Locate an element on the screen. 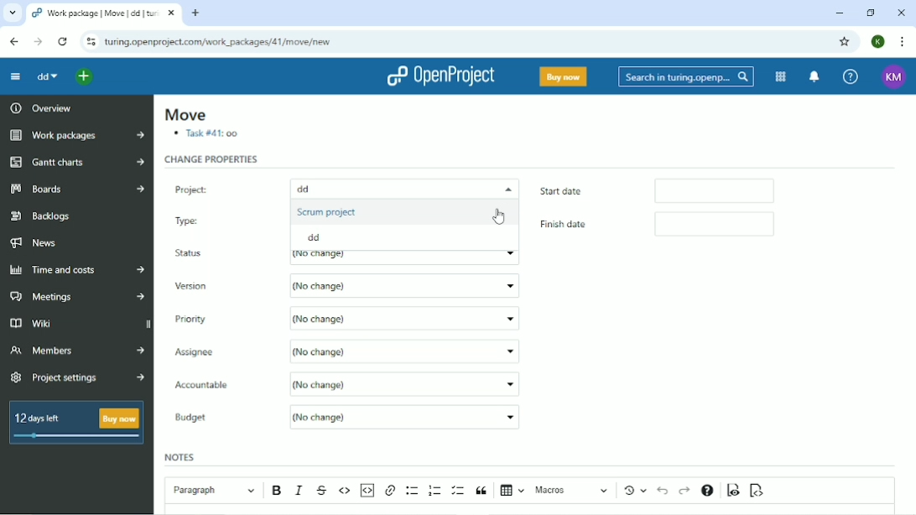 The height and width of the screenshot is (515, 916). (No change) is located at coordinates (404, 350).